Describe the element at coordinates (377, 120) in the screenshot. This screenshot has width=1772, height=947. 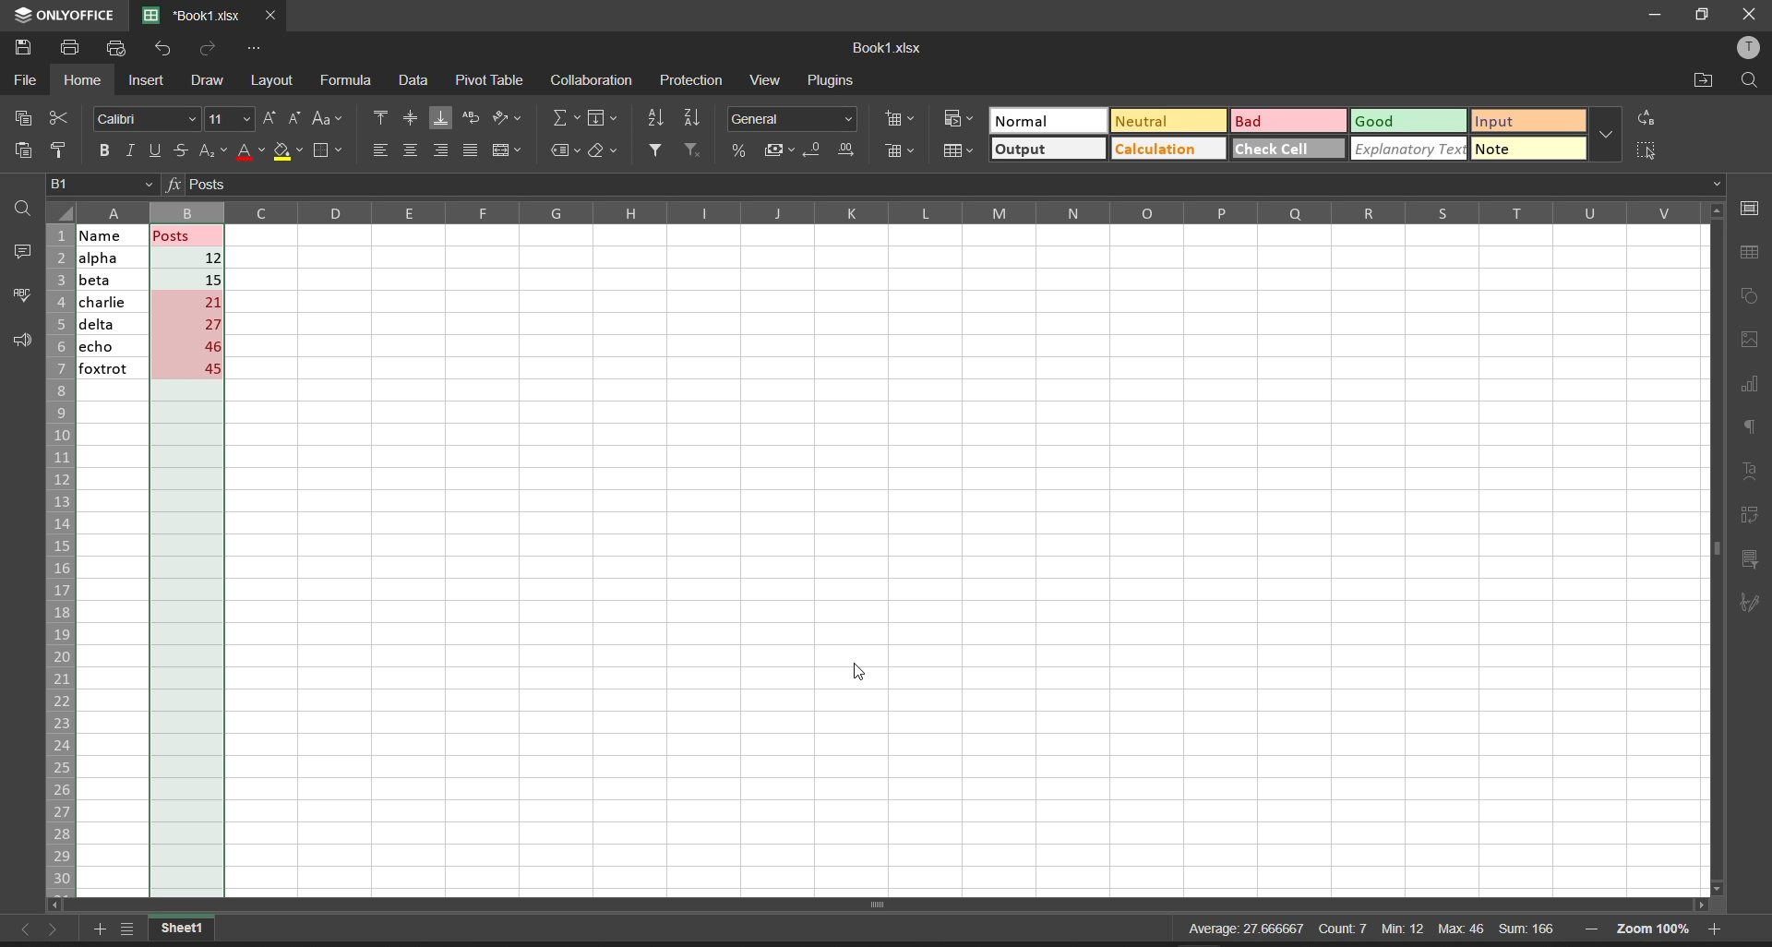
I see `align top` at that location.